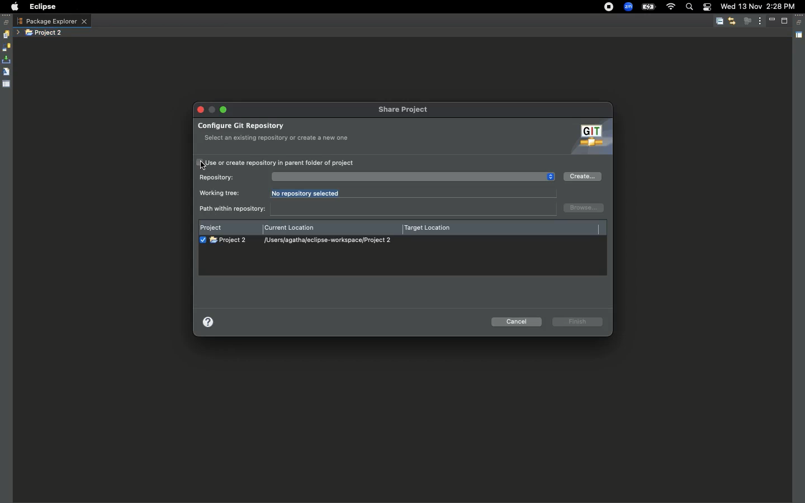  Describe the element at coordinates (6, 35) in the screenshot. I see `History` at that location.